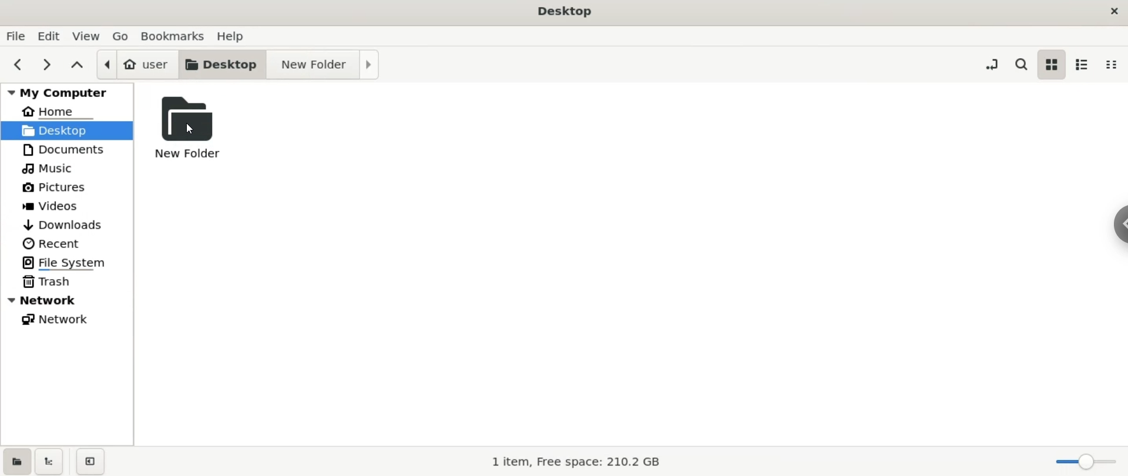 This screenshot has width=1128, height=476. I want to click on help, so click(230, 36).